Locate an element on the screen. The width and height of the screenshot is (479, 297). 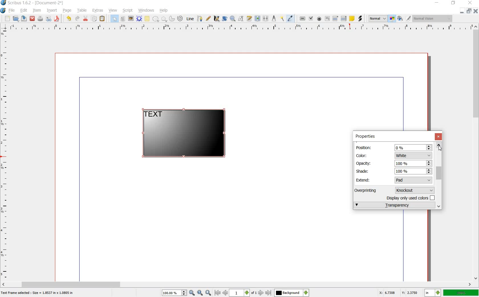
display only used colors is located at coordinates (411, 197).